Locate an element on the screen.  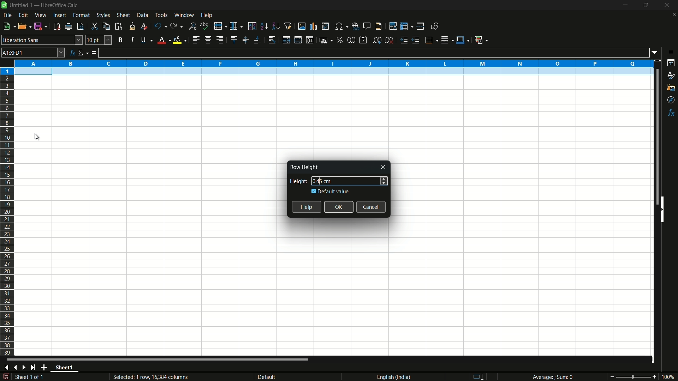
columns is located at coordinates (333, 63).